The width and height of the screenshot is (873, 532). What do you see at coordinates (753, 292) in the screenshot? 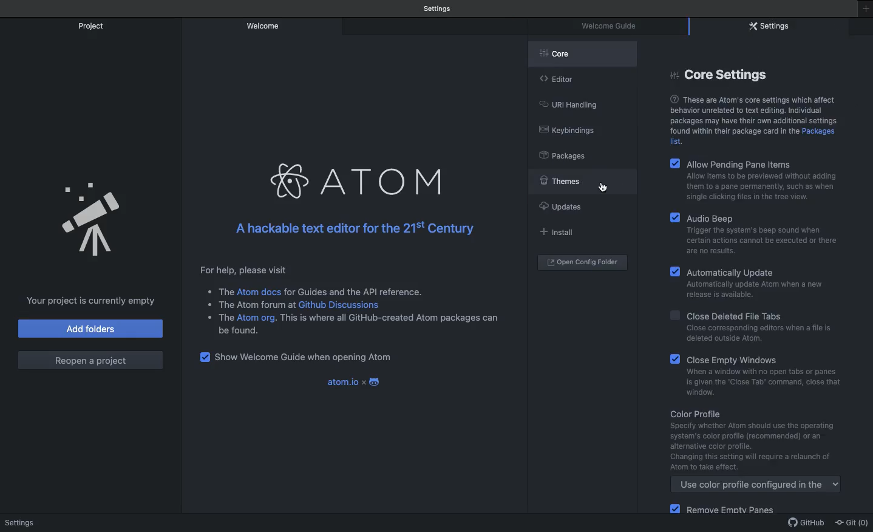
I see `Automatically update Atom when a new
release is available.` at bounding box center [753, 292].